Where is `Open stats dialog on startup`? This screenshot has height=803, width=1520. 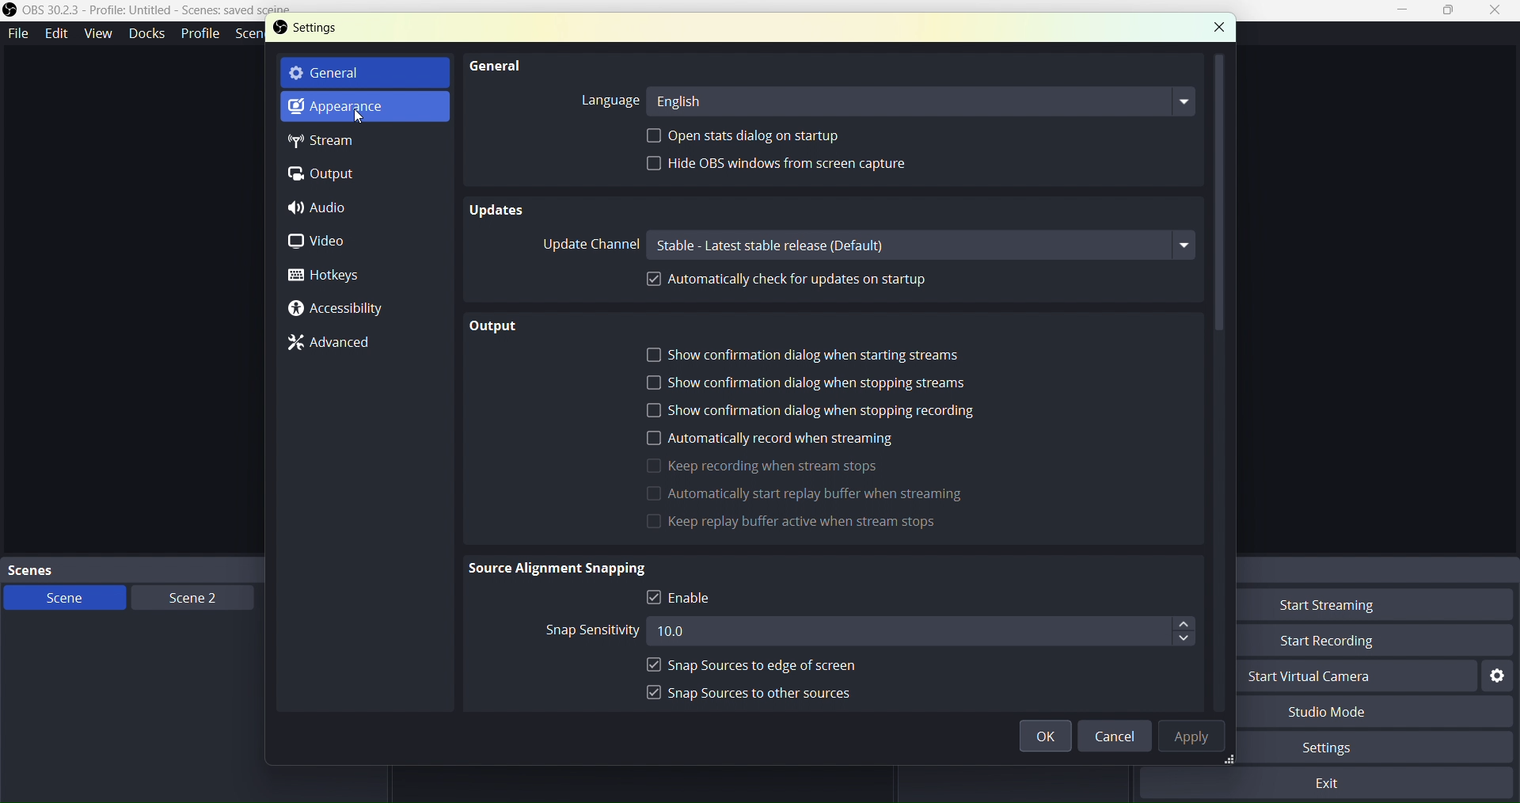 Open stats dialog on startup is located at coordinates (769, 136).